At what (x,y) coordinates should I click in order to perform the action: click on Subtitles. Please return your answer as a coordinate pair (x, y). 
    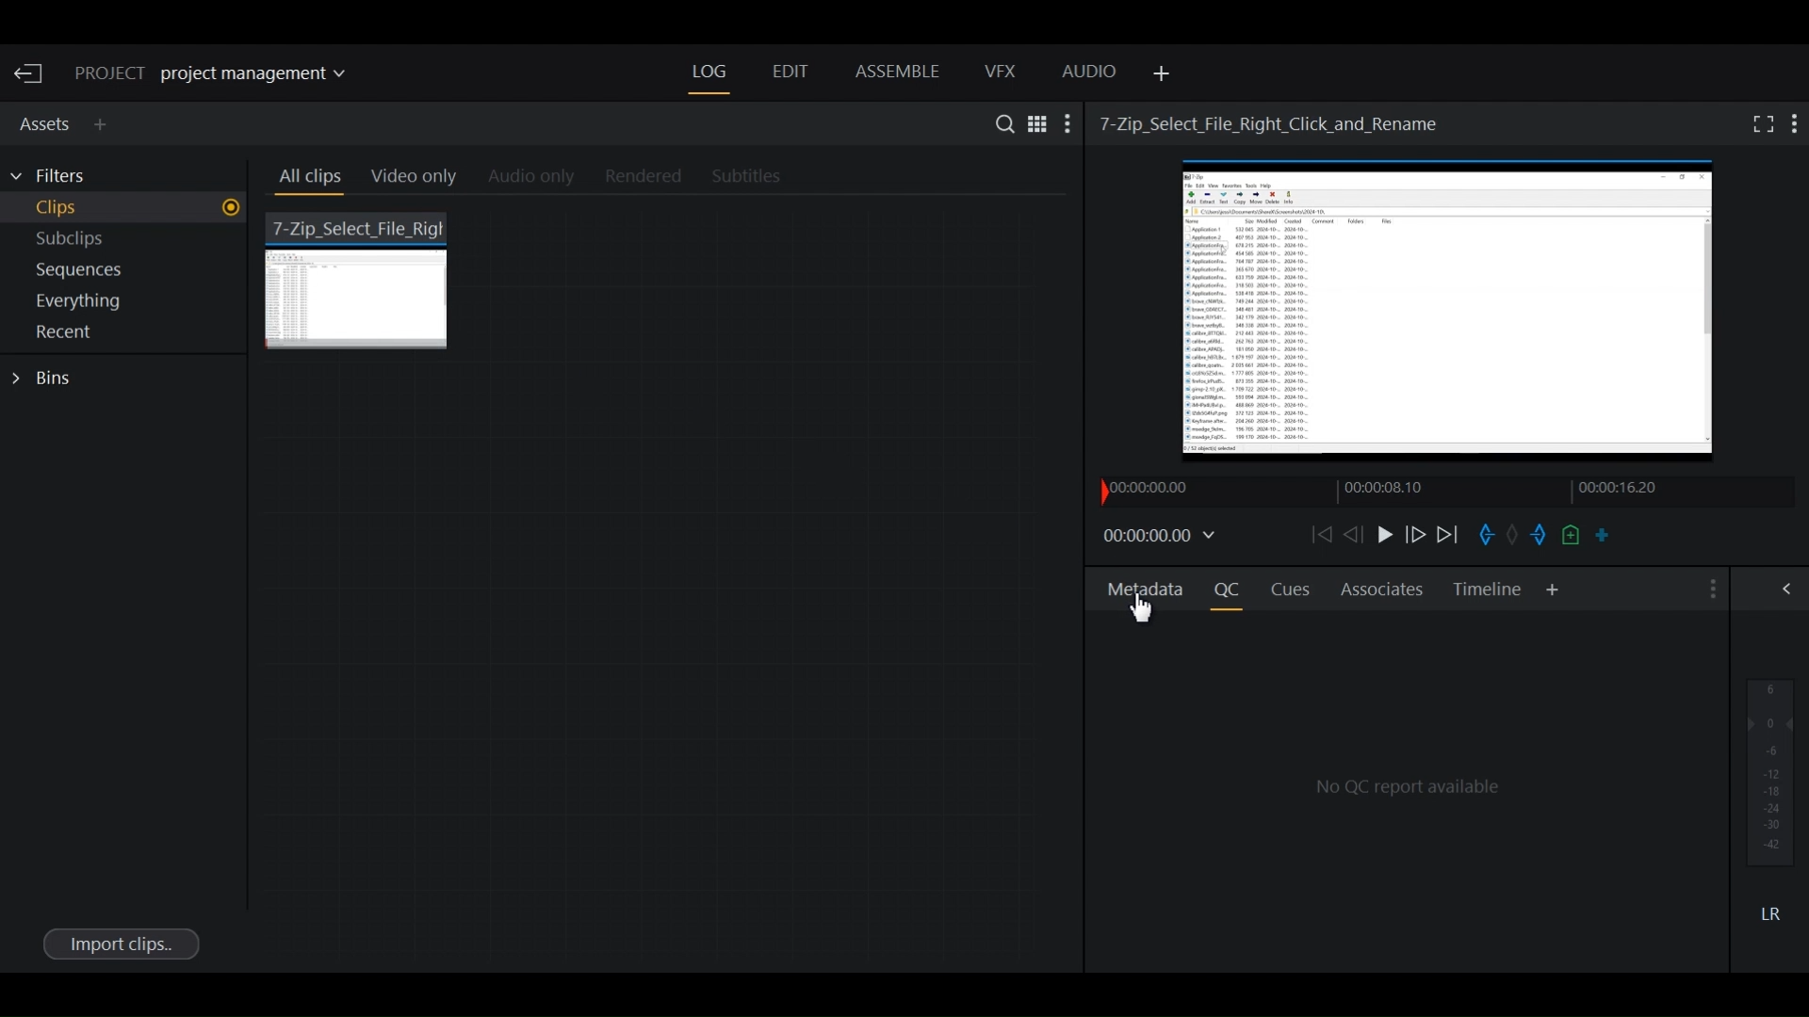
    Looking at the image, I should click on (758, 178).